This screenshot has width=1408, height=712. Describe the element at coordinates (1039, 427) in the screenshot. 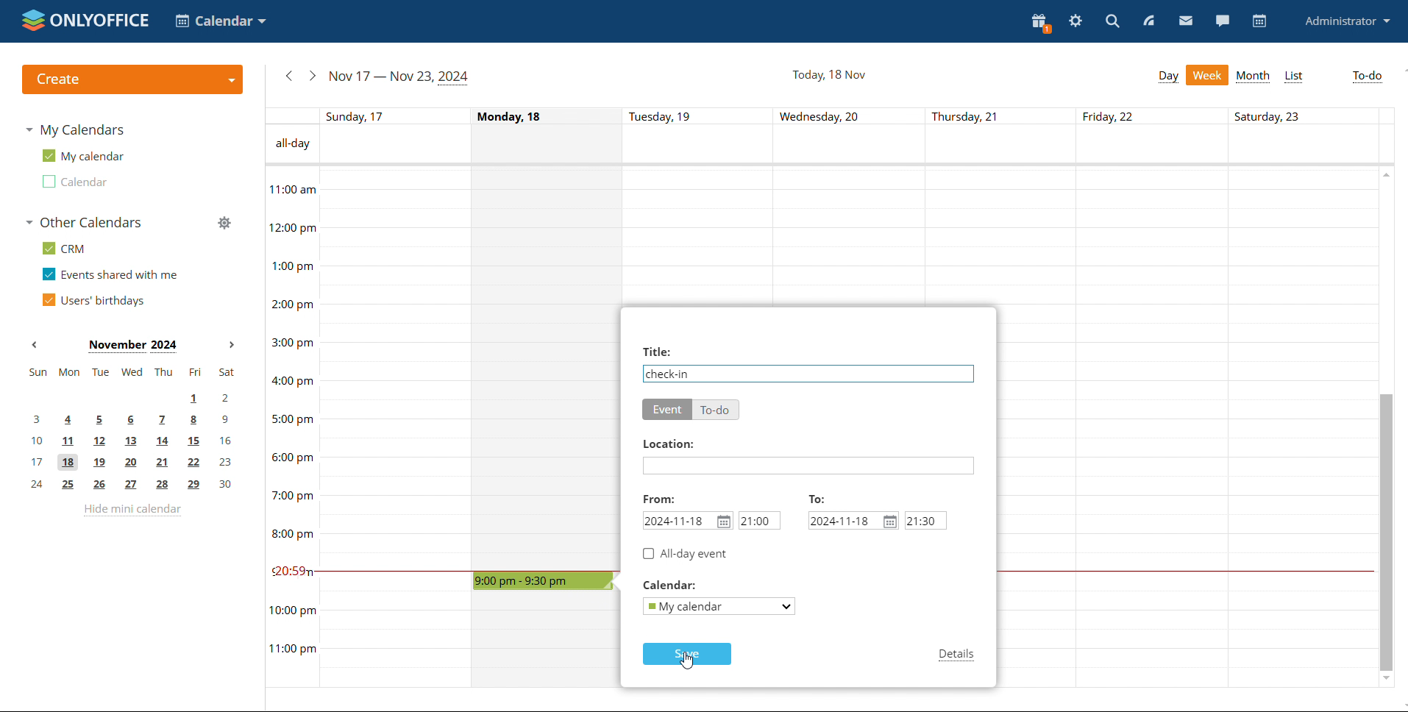

I see `Thursday` at that location.